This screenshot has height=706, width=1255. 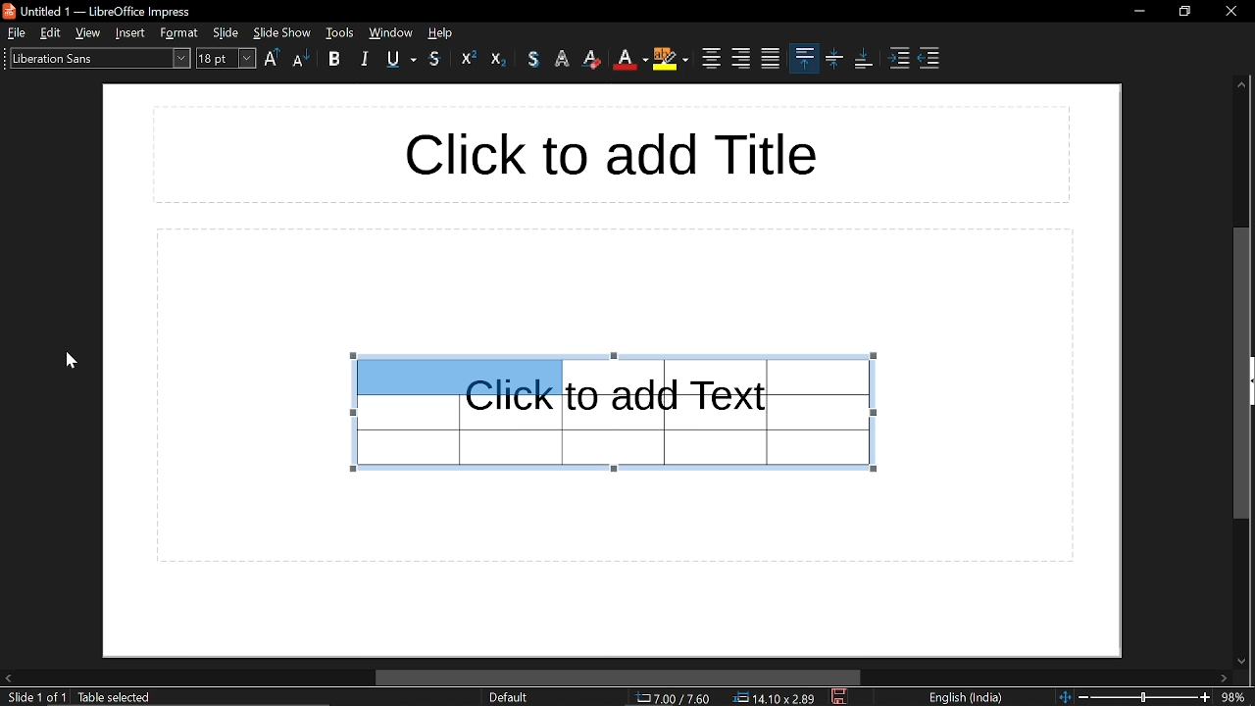 I want to click on format, so click(x=179, y=33).